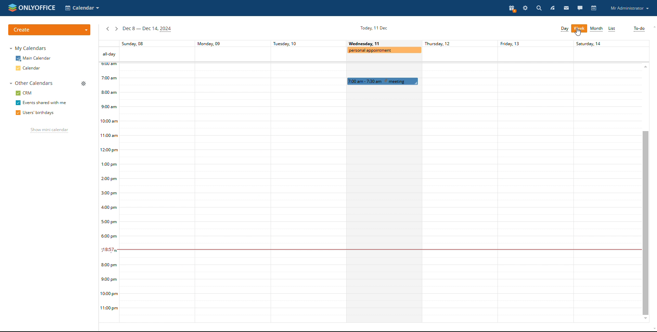 This screenshot has height=332, width=657. Describe the element at coordinates (49, 130) in the screenshot. I see `show mini calendar` at that location.